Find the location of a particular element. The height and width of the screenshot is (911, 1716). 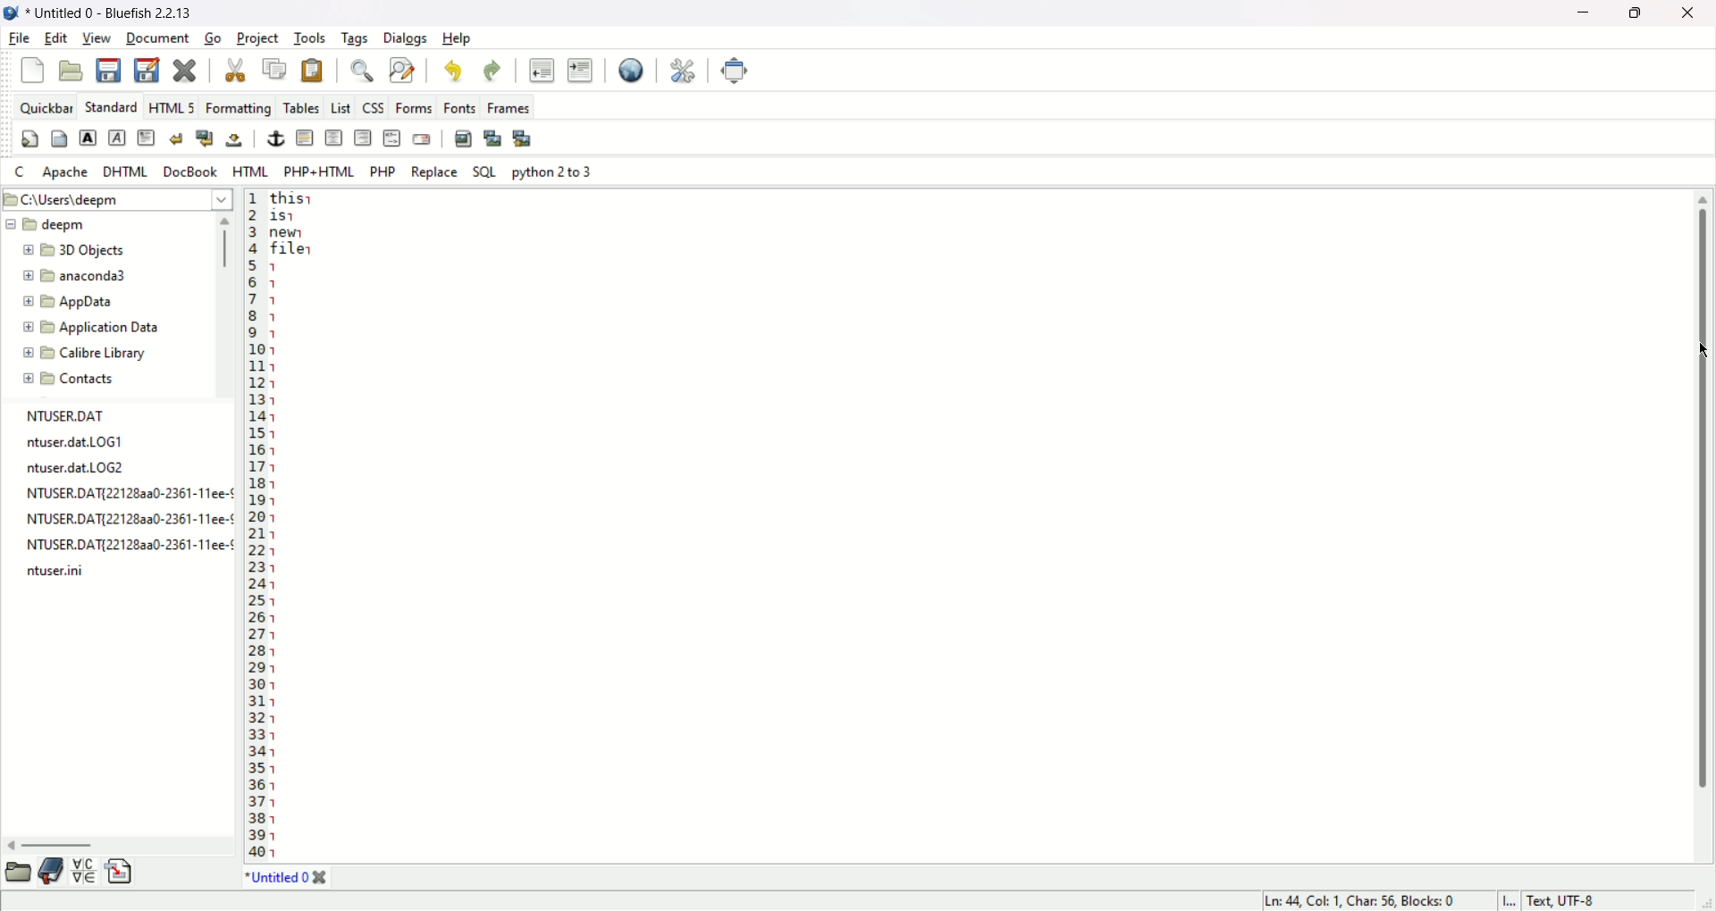

forms is located at coordinates (410, 108).